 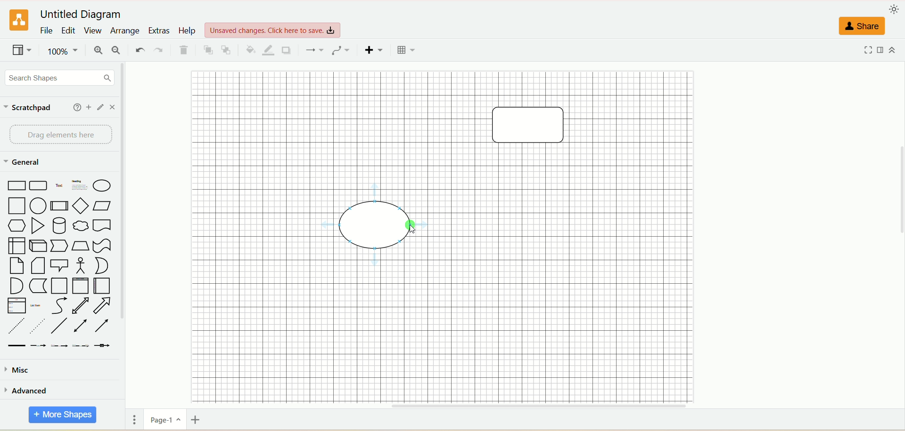 I want to click on musc, so click(x=16, y=369).